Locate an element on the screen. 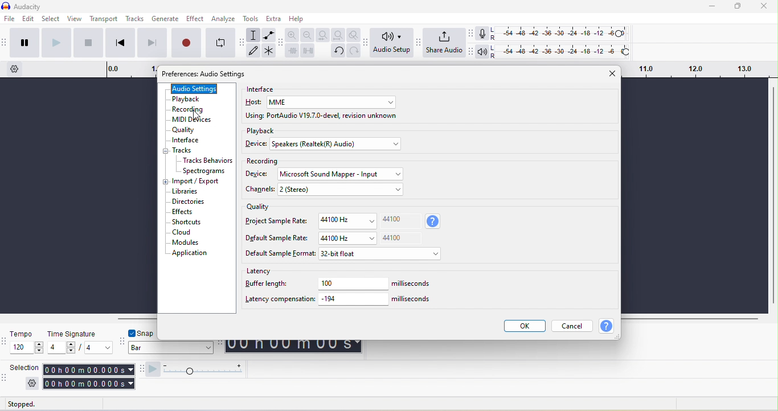 The image size is (778, 411). maximize is located at coordinates (735, 7).